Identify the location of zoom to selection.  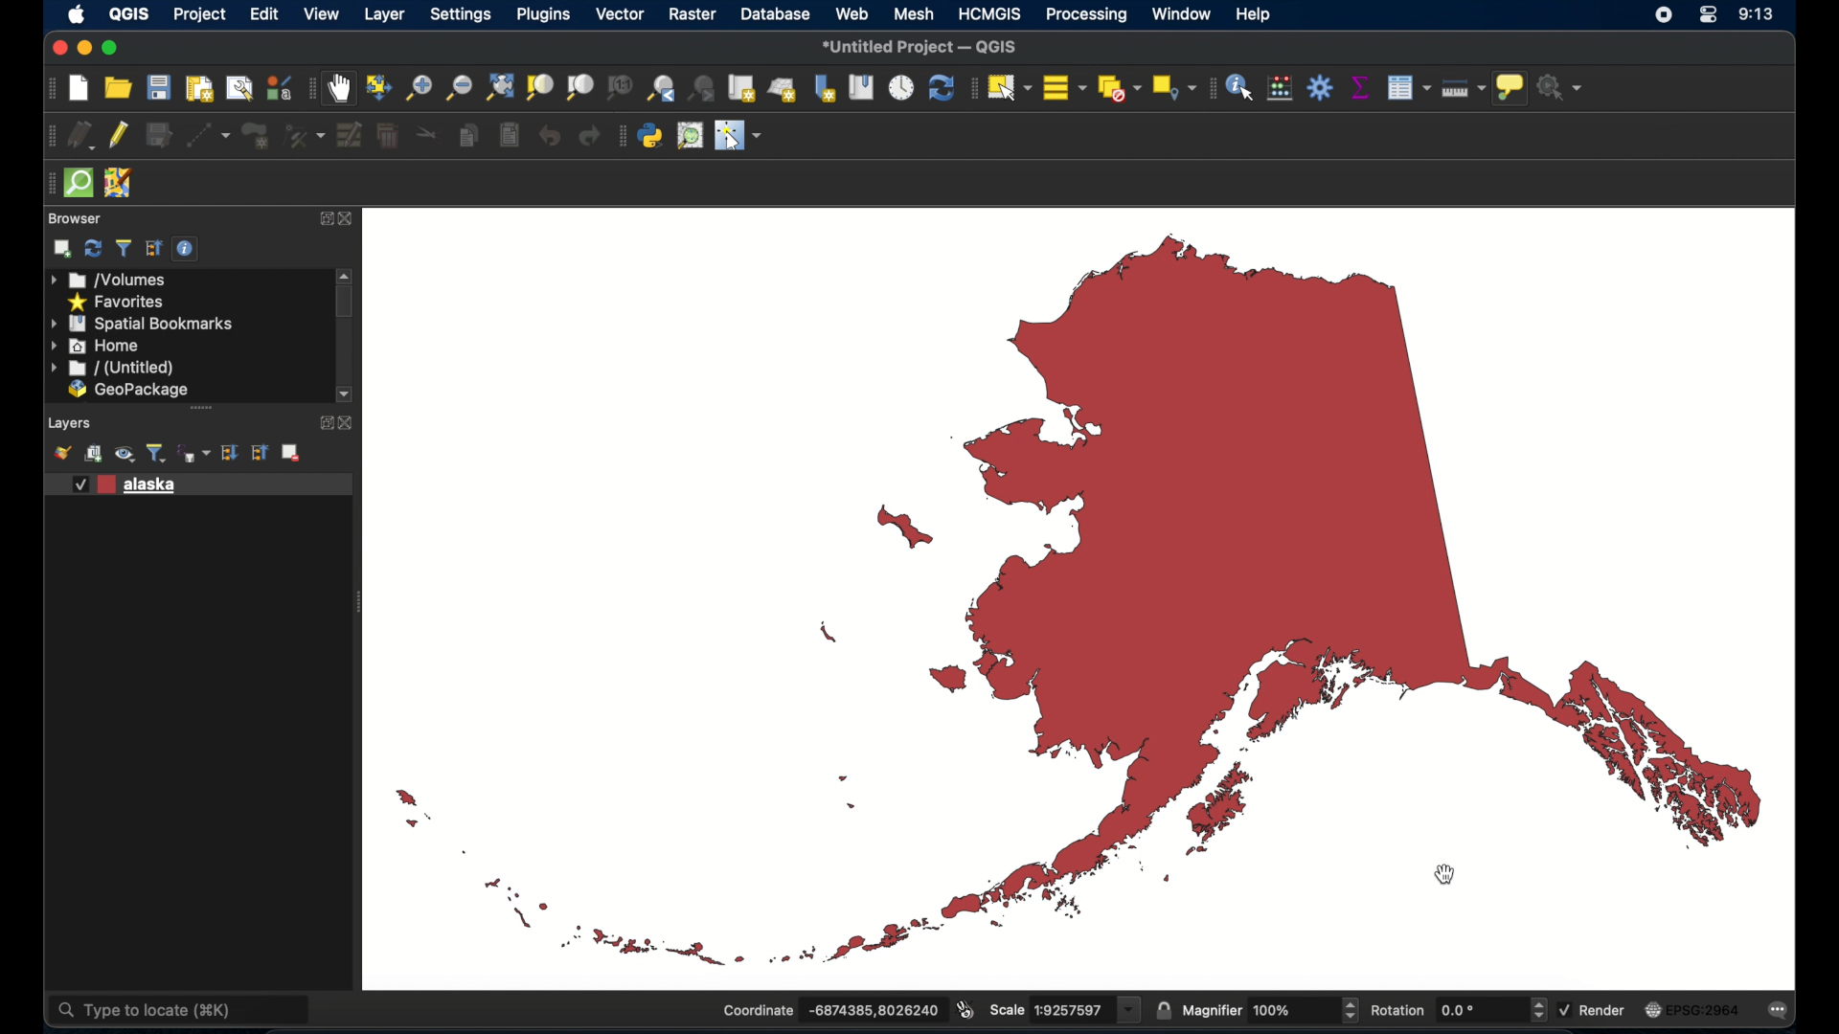
(539, 89).